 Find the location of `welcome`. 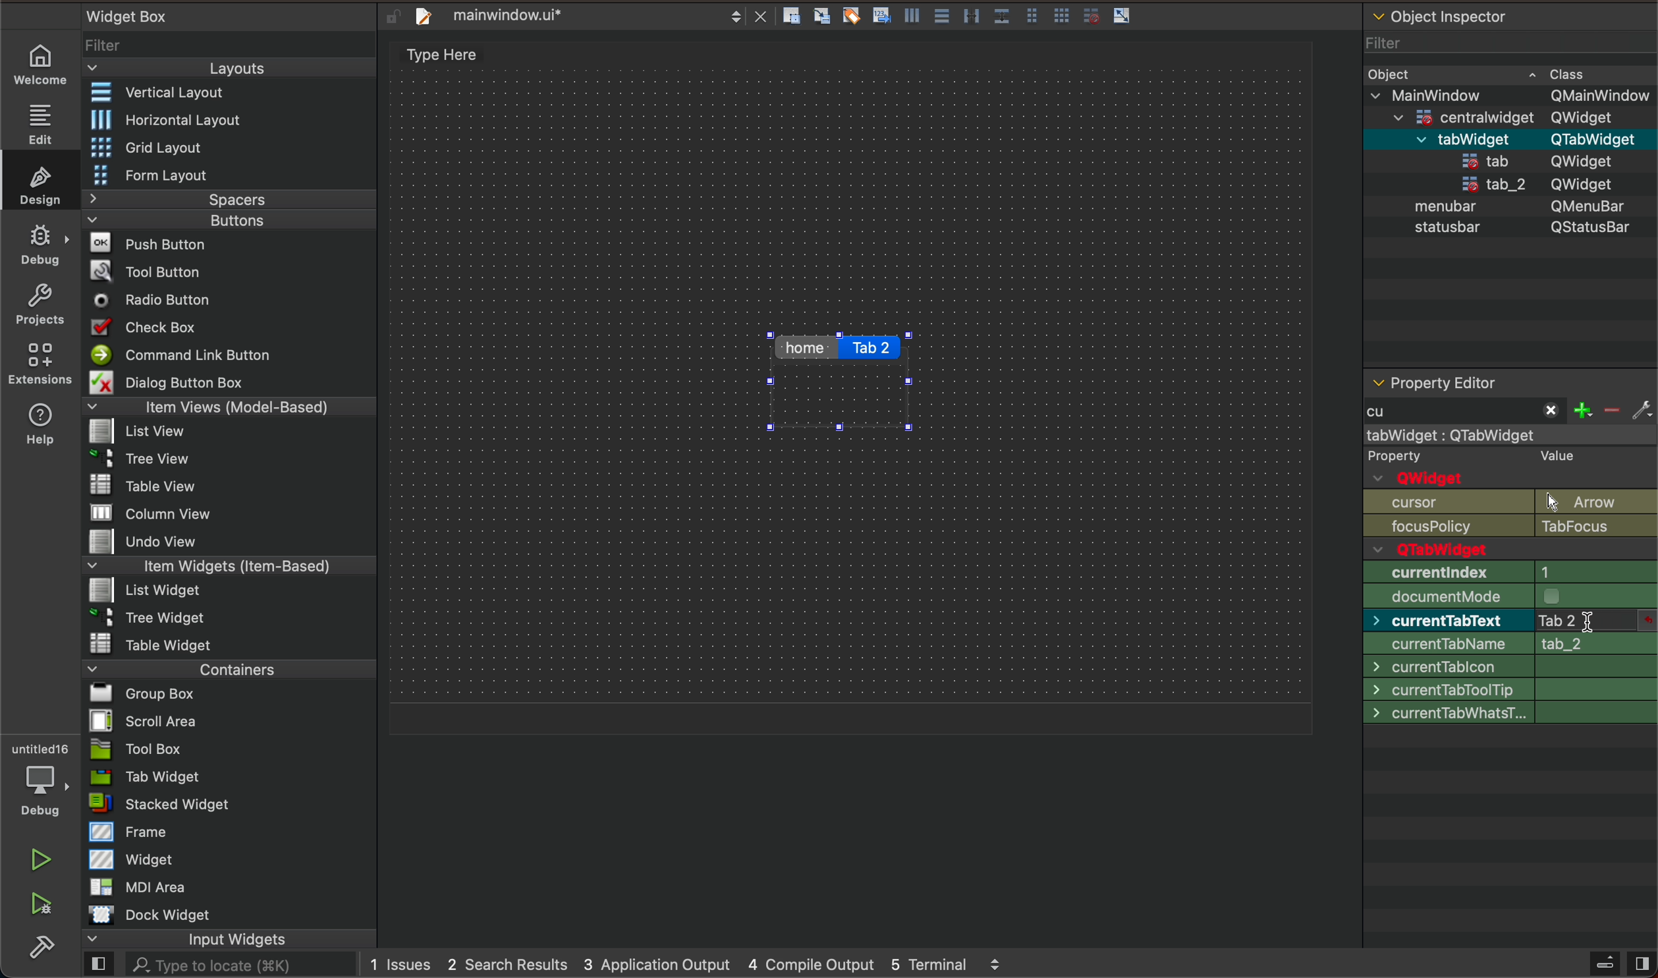

welcome is located at coordinates (38, 65).